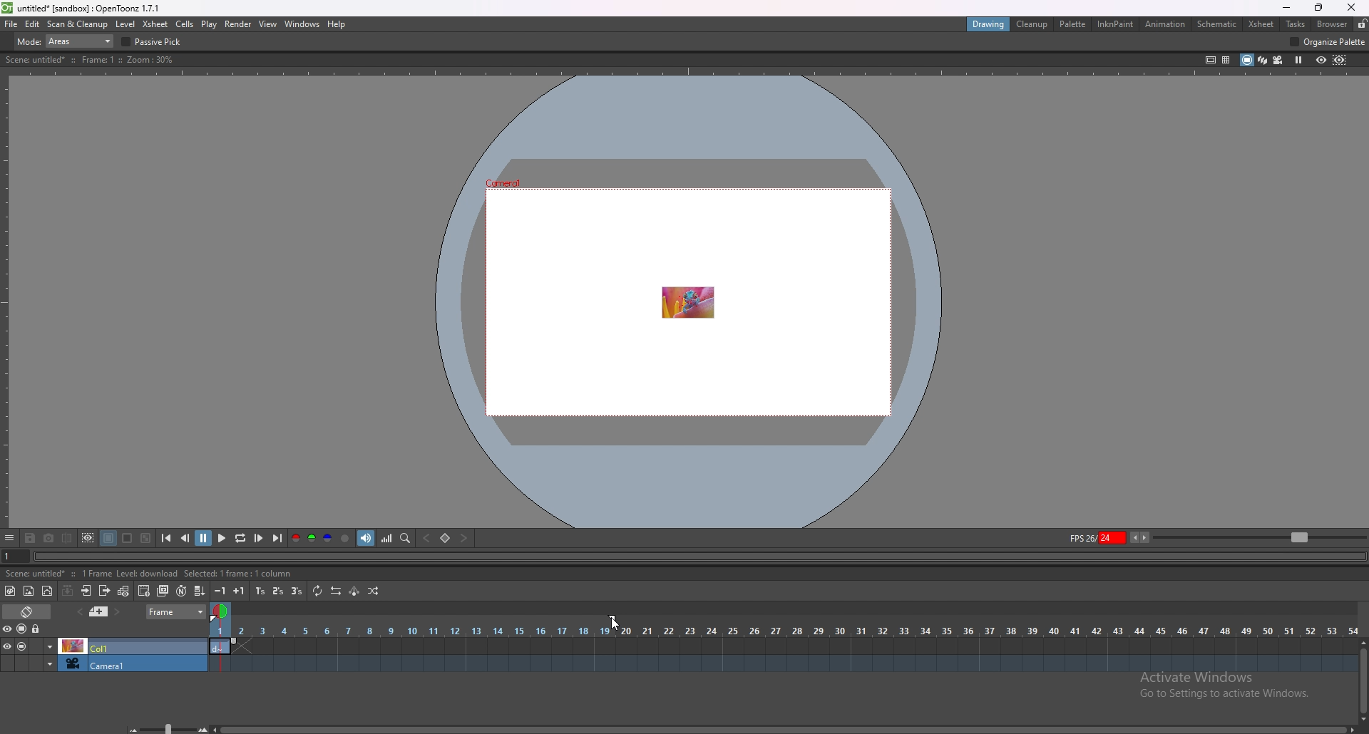 The height and width of the screenshot is (734, 1369). Describe the element at coordinates (220, 611) in the screenshot. I see `time selection` at that location.